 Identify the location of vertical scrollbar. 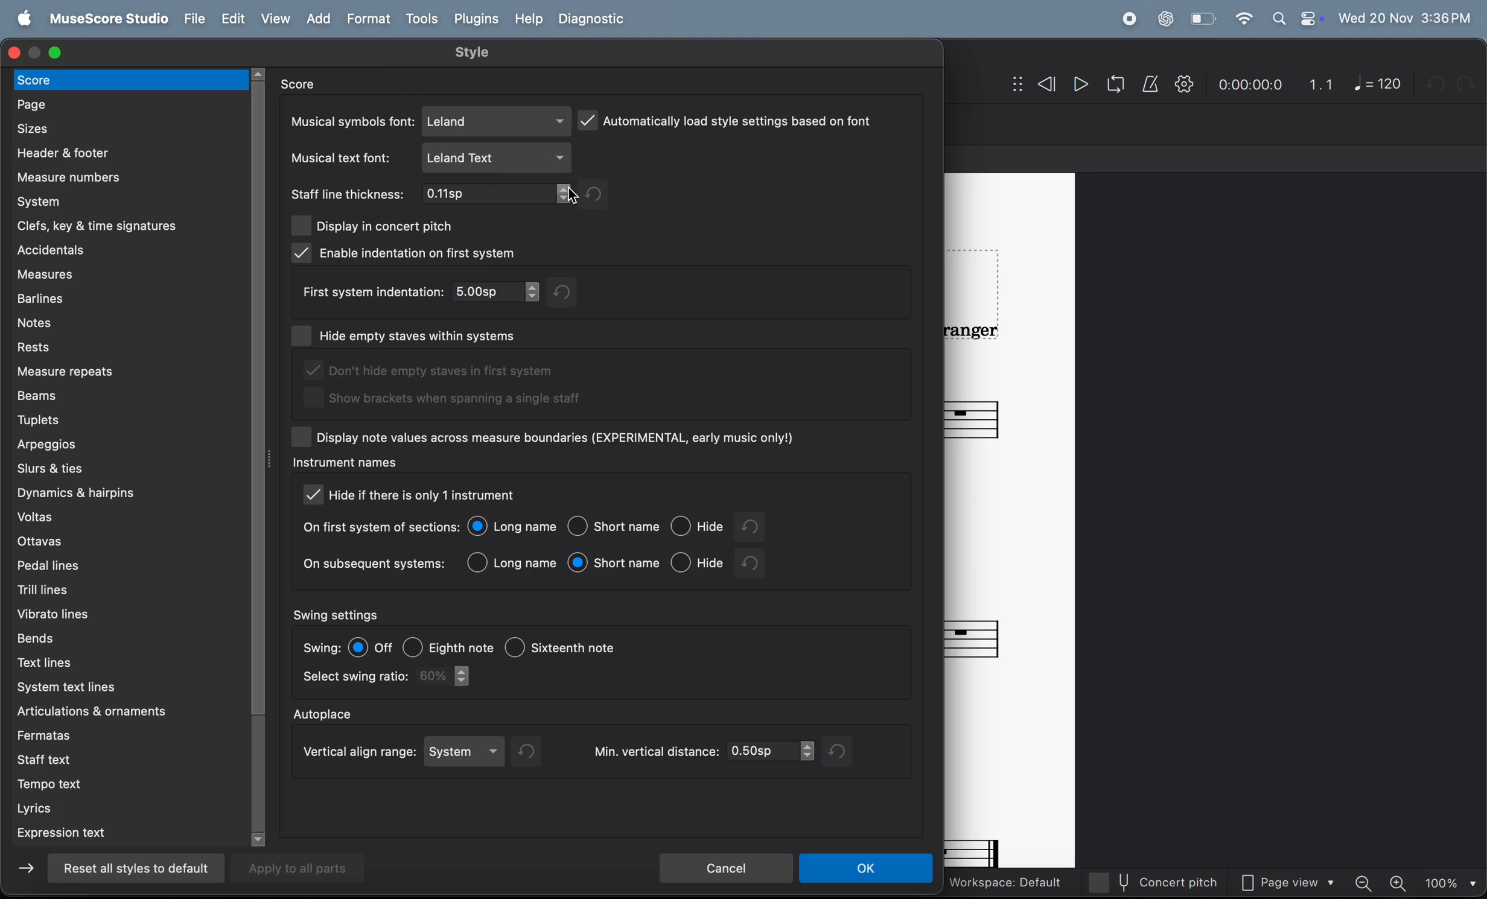
(263, 455).